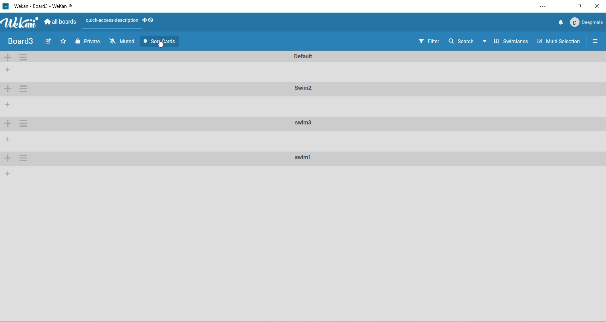 This screenshot has width=606, height=322. Describe the element at coordinates (88, 41) in the screenshot. I see `private` at that location.